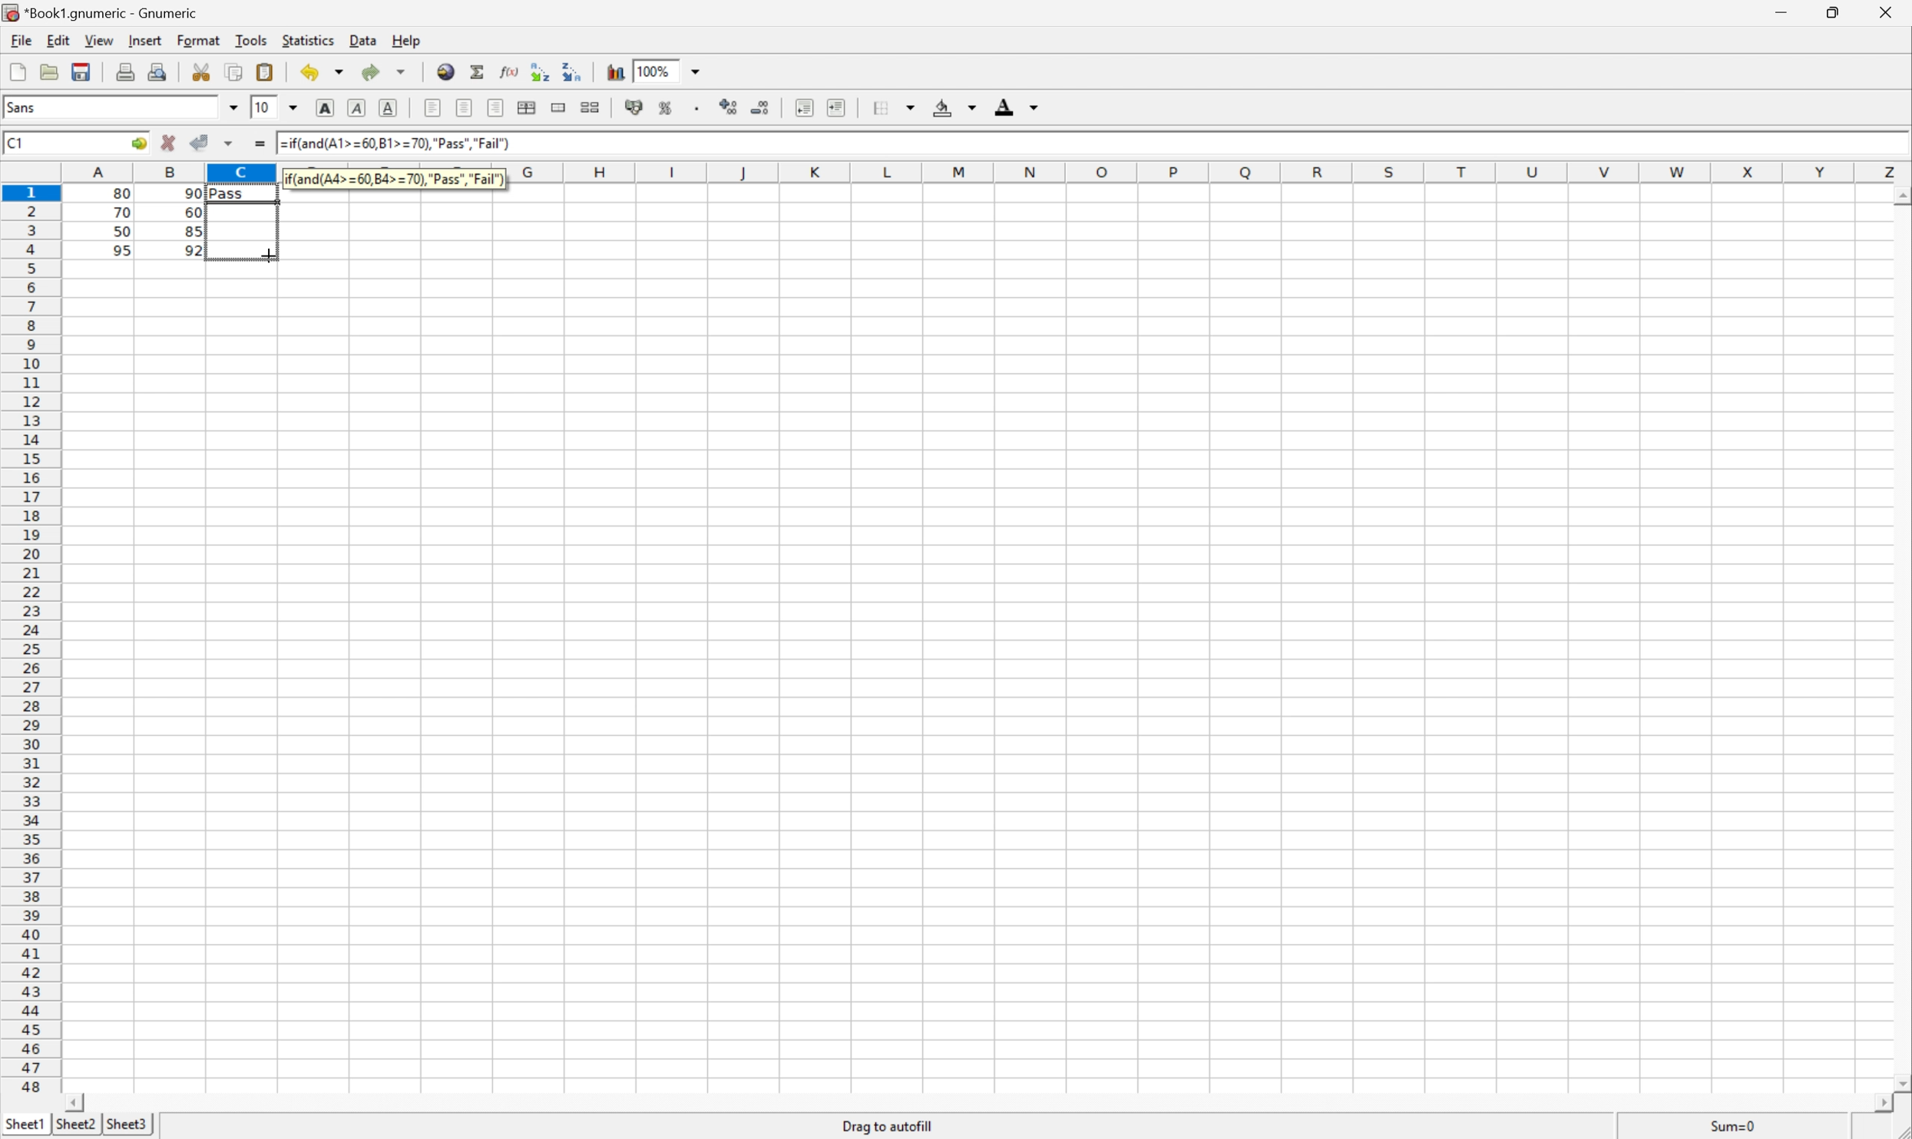 The image size is (1912, 1139). Describe the element at coordinates (158, 72) in the screenshot. I see `Print preview` at that location.